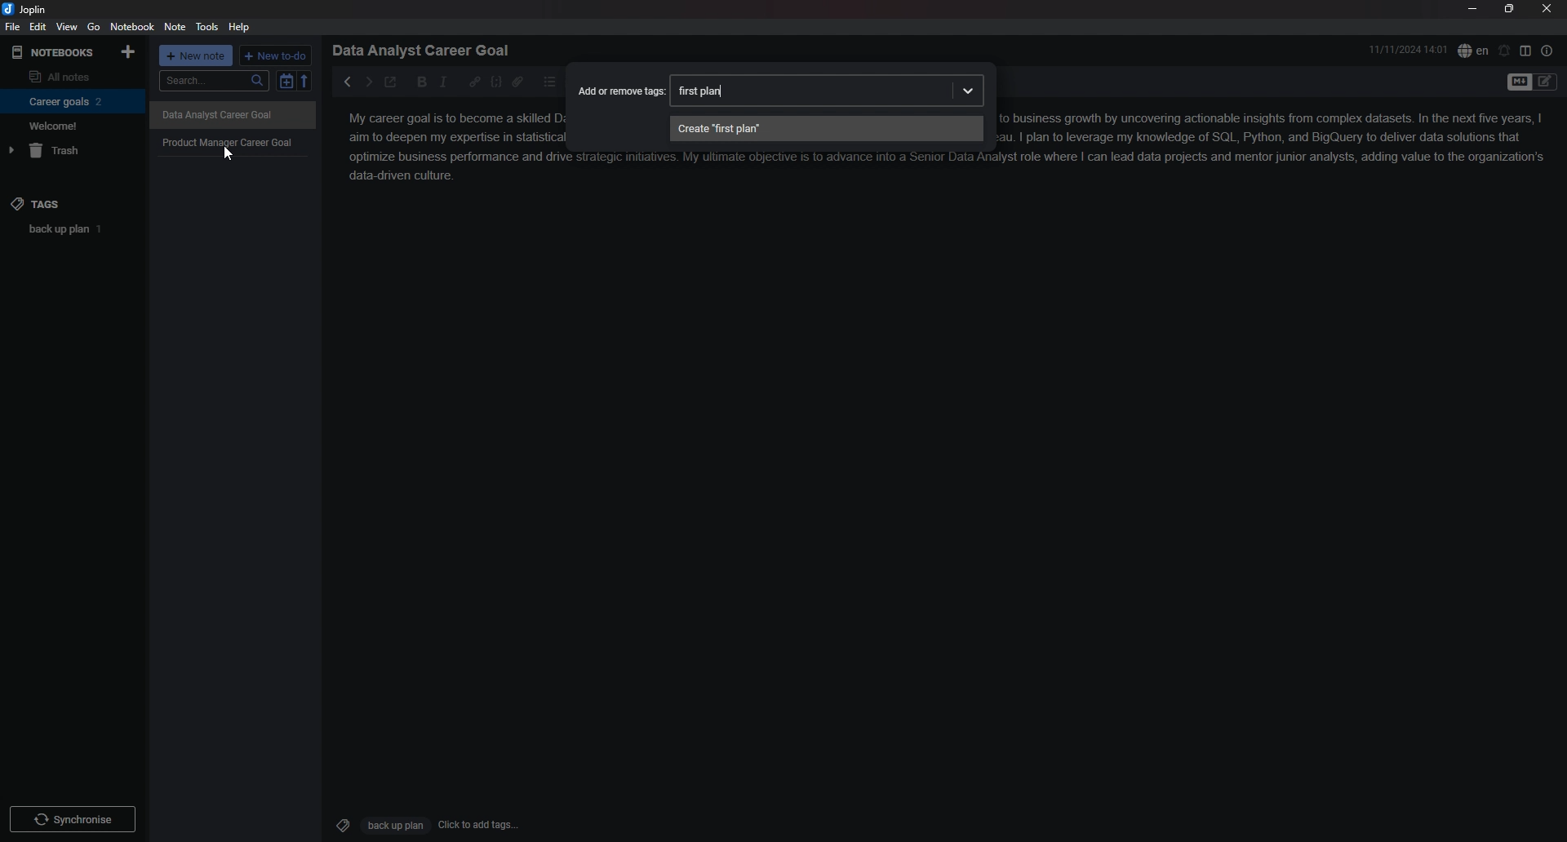 Image resolution: width=1567 pixels, height=842 pixels. Describe the element at coordinates (339, 823) in the screenshot. I see `Tags` at that location.